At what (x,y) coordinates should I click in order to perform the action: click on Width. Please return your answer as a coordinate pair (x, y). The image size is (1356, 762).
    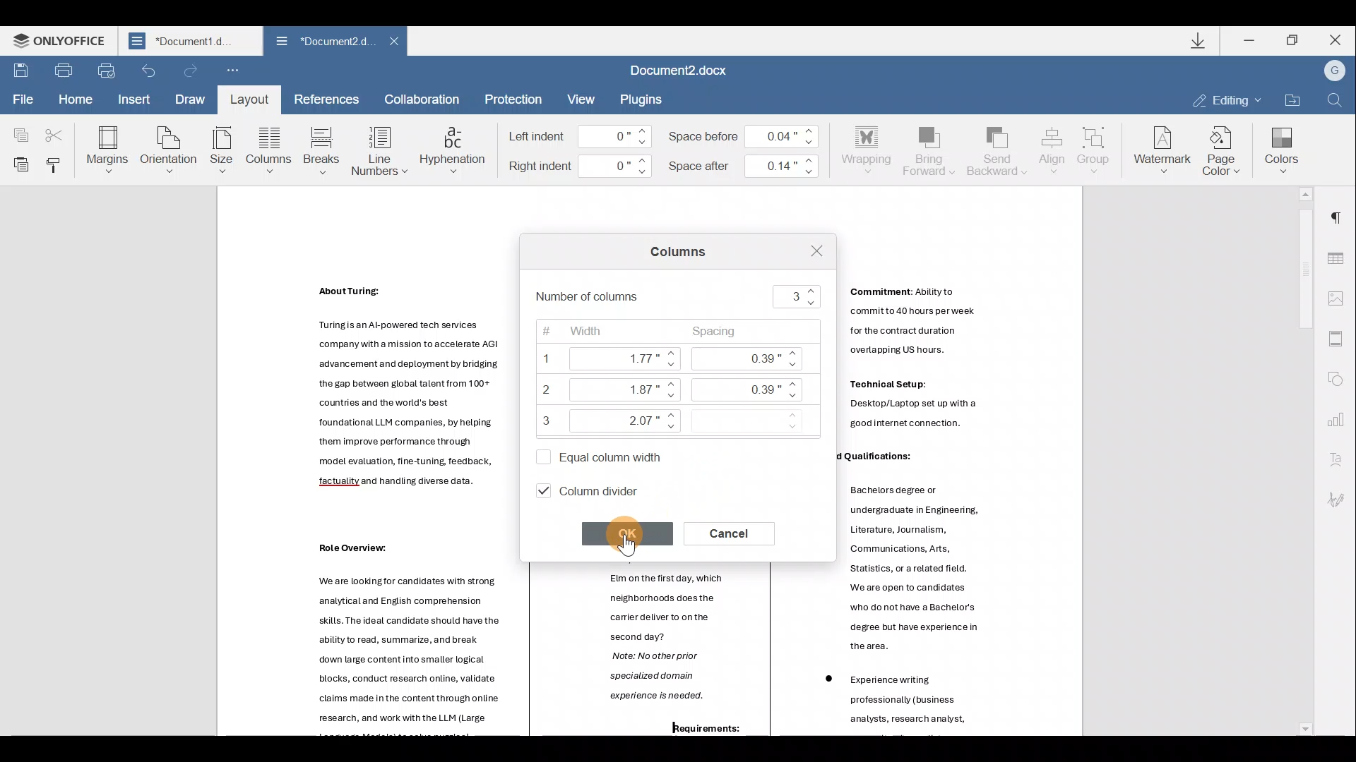
    Looking at the image, I should click on (605, 377).